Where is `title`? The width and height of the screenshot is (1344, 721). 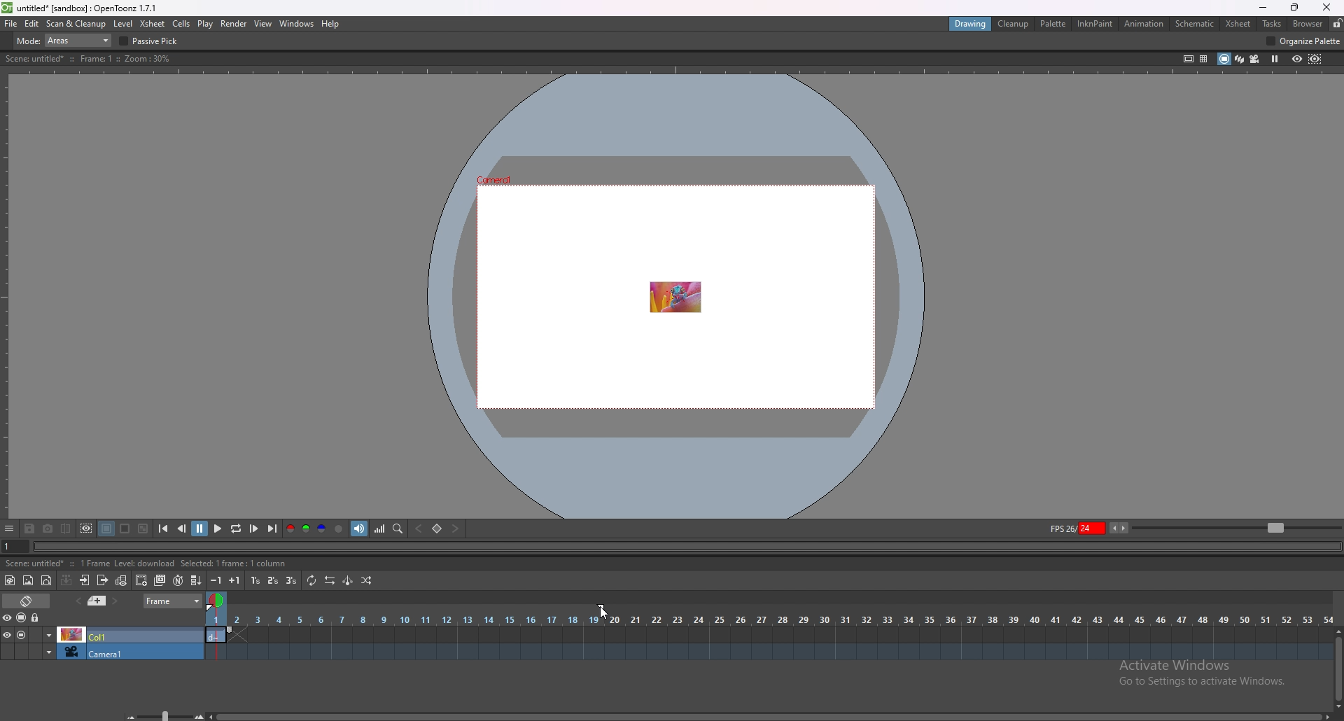
title is located at coordinates (82, 8).